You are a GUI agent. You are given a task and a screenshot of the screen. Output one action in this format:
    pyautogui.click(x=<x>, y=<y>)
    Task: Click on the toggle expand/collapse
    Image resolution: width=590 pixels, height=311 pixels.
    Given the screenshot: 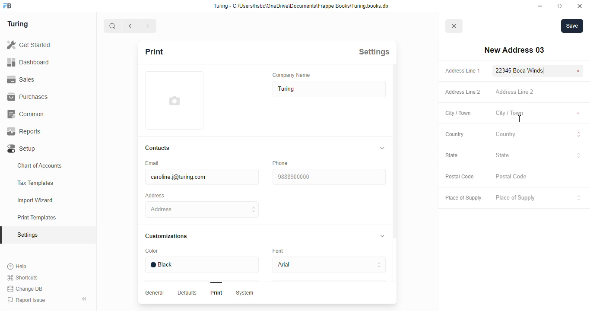 What is the action you would take?
    pyautogui.click(x=381, y=148)
    